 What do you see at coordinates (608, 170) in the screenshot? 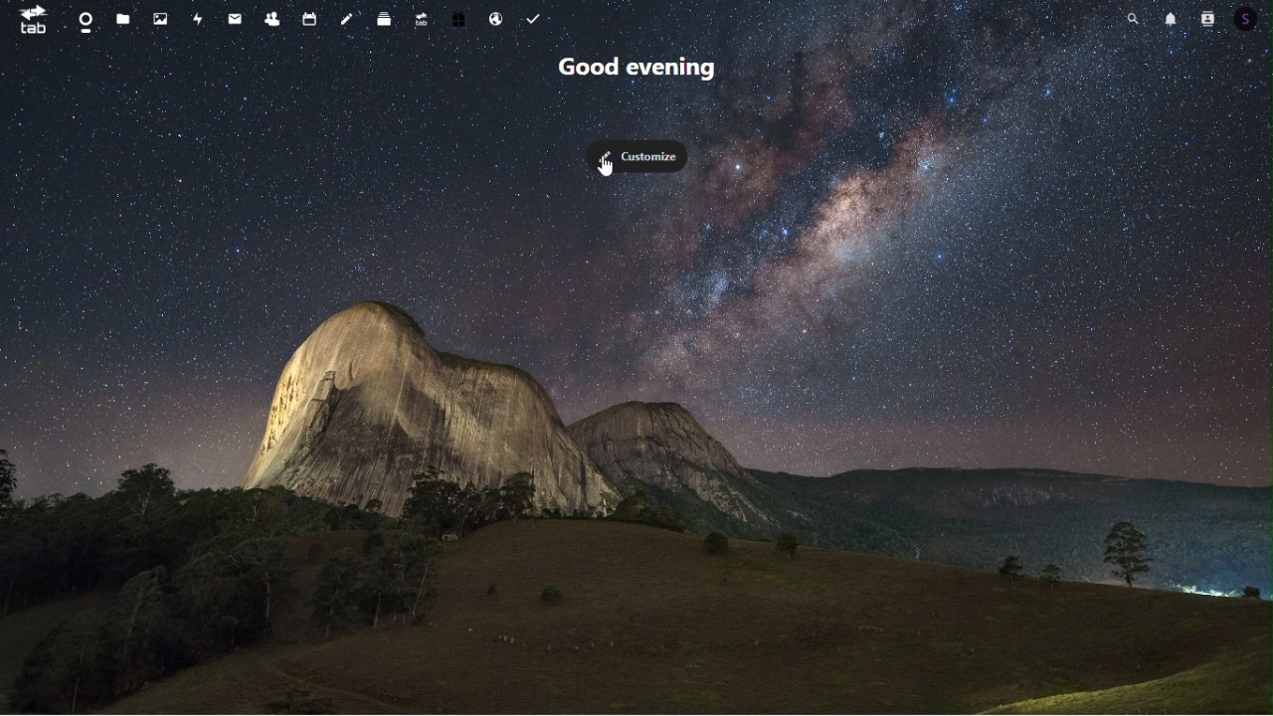
I see `Cursor` at bounding box center [608, 170].